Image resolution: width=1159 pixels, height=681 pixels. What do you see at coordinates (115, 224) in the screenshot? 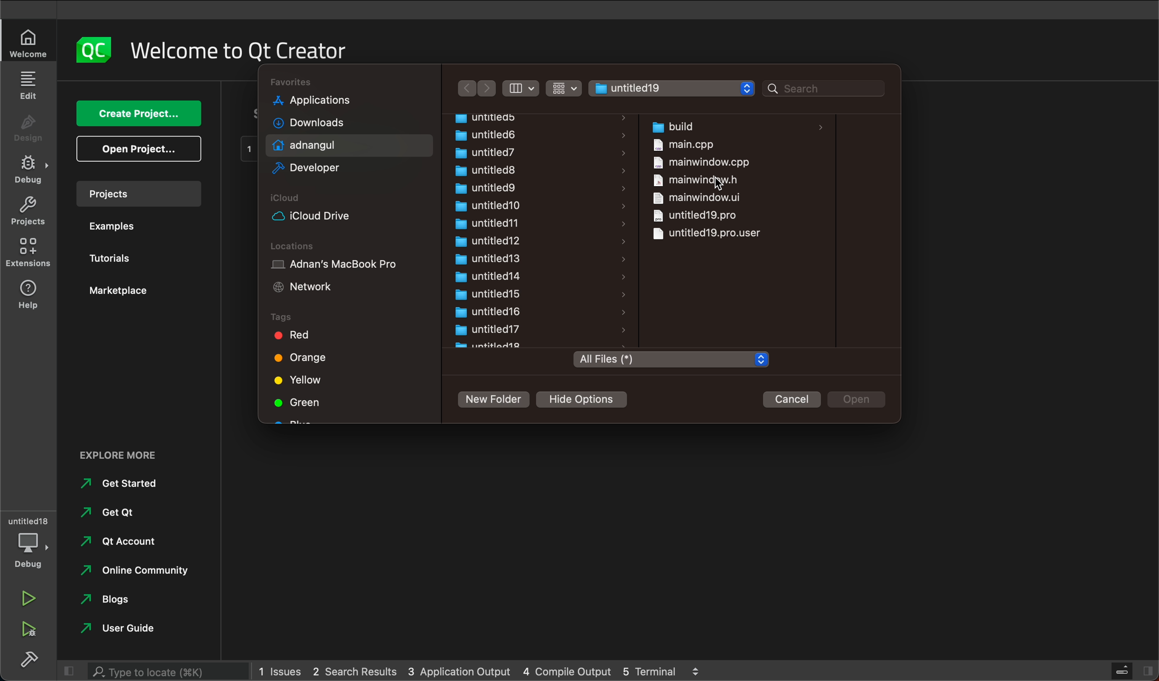
I see `examples` at bounding box center [115, 224].